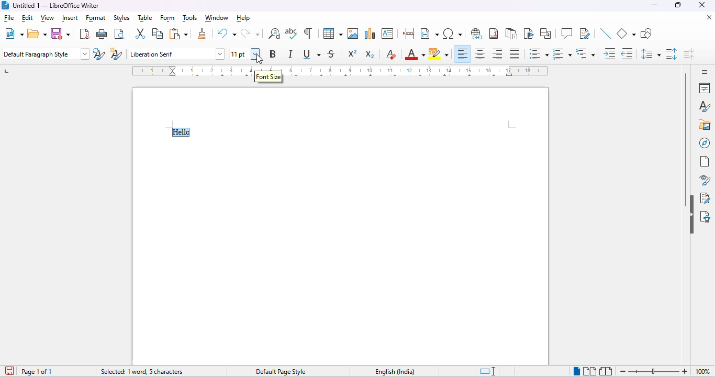  What do you see at coordinates (672, 54) in the screenshot?
I see `increase paragraph spacing` at bounding box center [672, 54].